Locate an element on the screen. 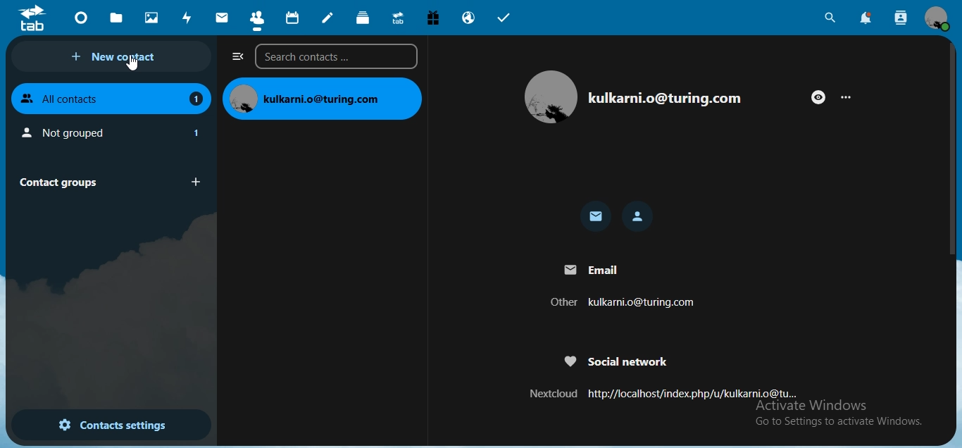 Image resolution: width=962 pixels, height=448 pixels. close navigation is located at coordinates (235, 57).